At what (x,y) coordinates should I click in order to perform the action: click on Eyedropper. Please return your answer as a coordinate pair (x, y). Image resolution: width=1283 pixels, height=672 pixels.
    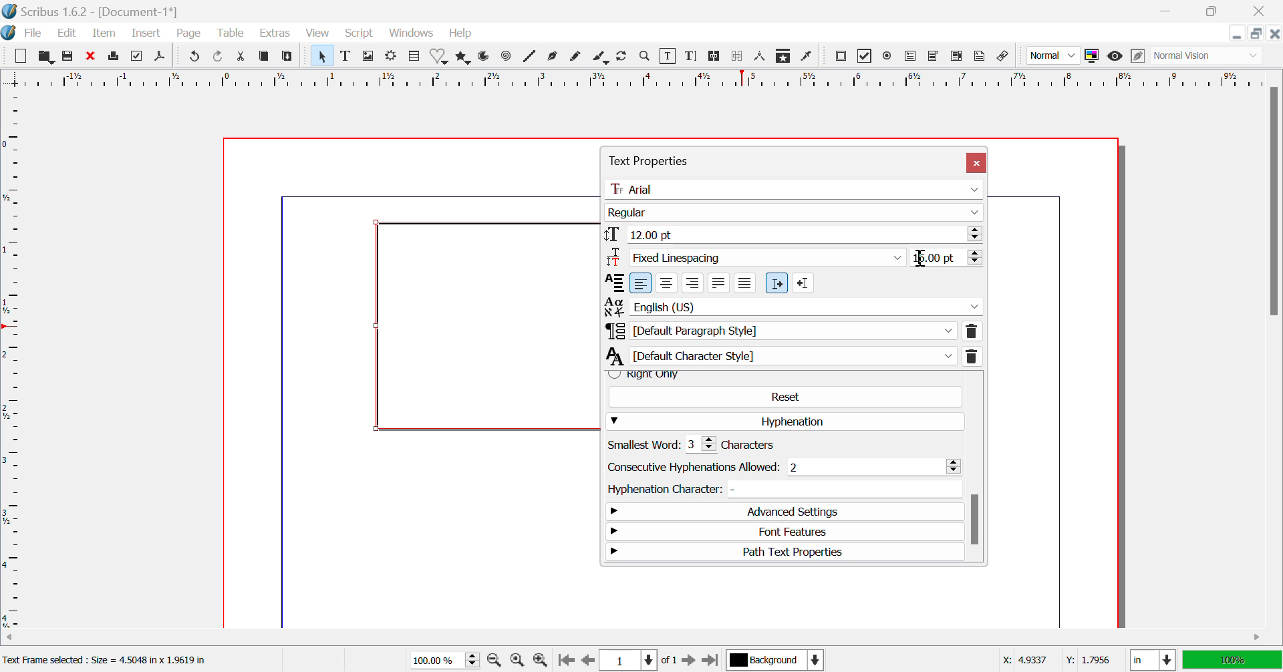
    Looking at the image, I should click on (809, 55).